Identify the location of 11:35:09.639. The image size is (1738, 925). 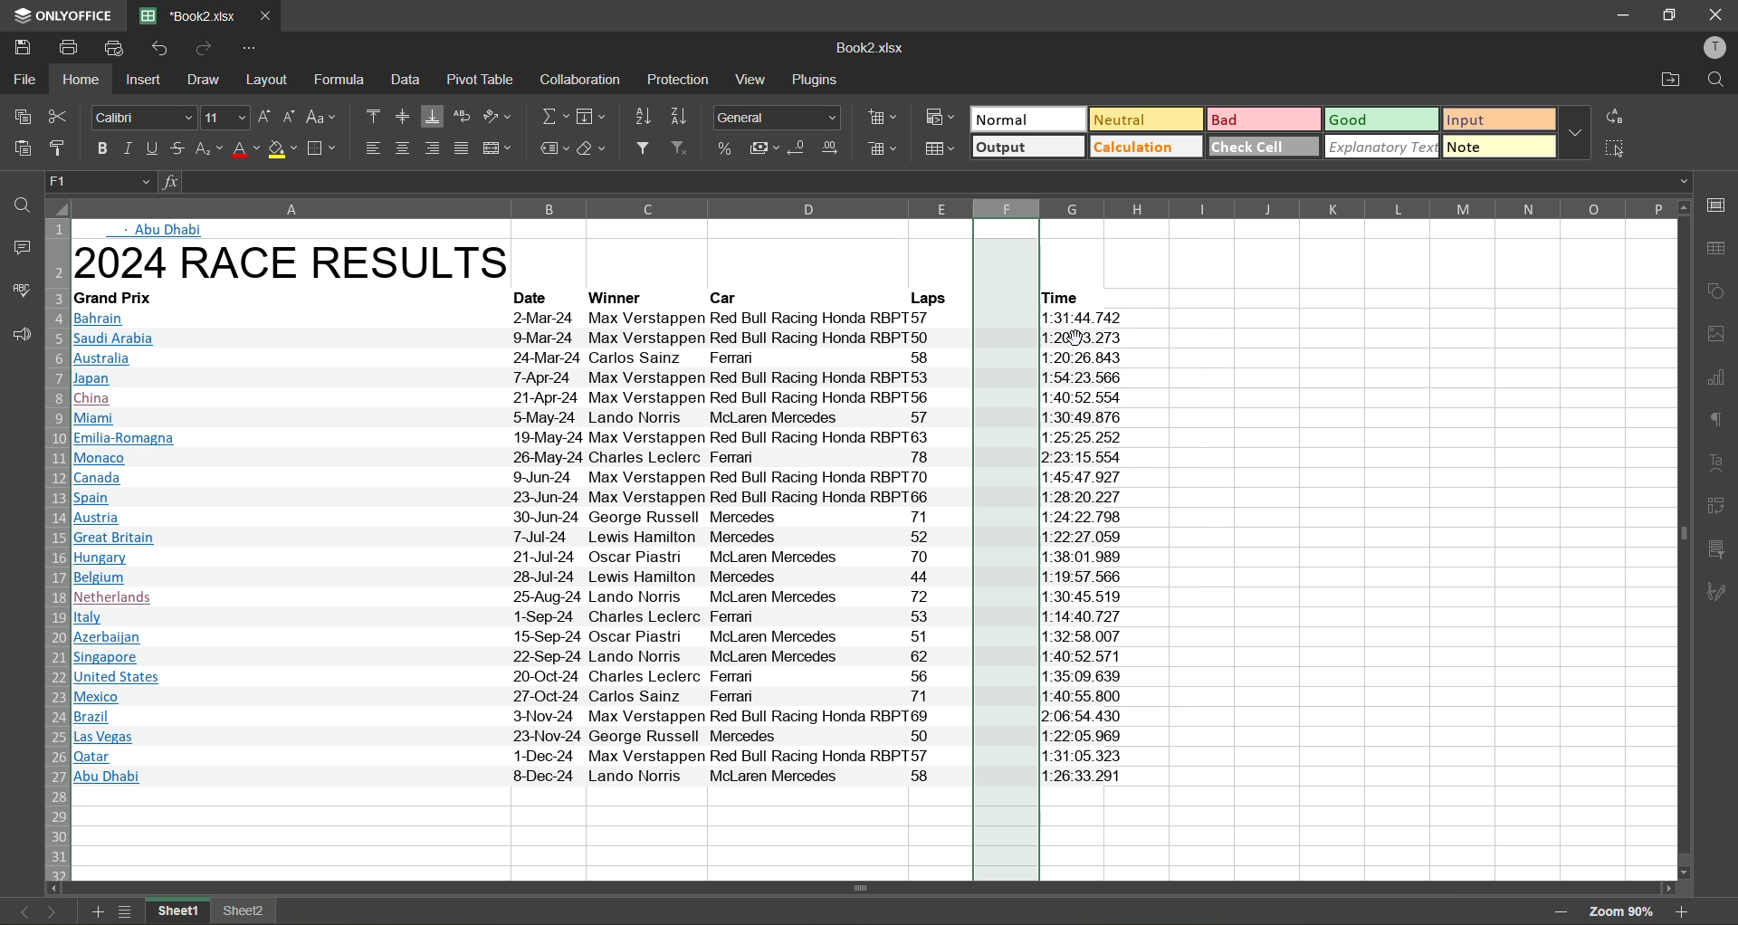
(1085, 676).